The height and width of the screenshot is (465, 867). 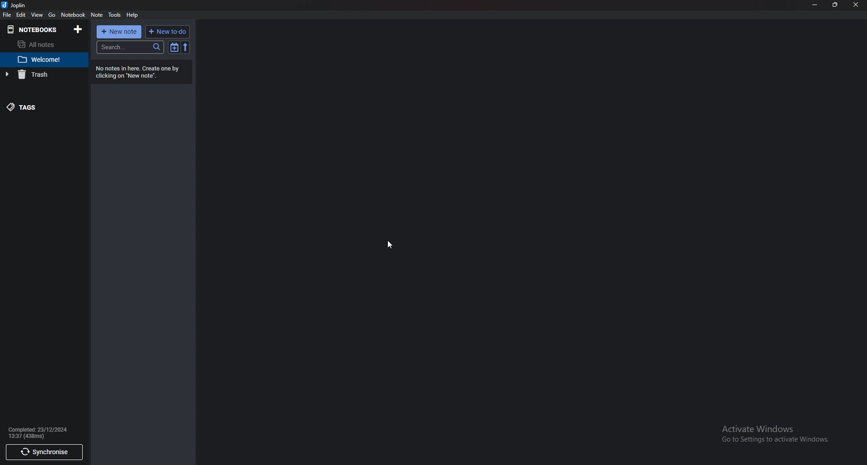 I want to click on Notebook, so click(x=75, y=14).